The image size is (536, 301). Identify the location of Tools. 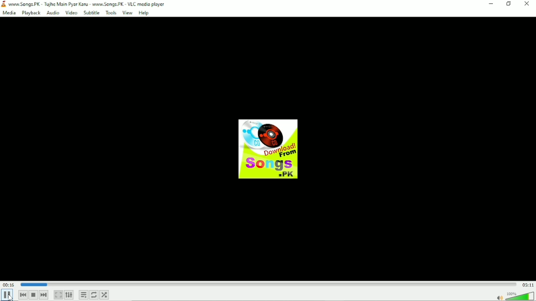
(111, 13).